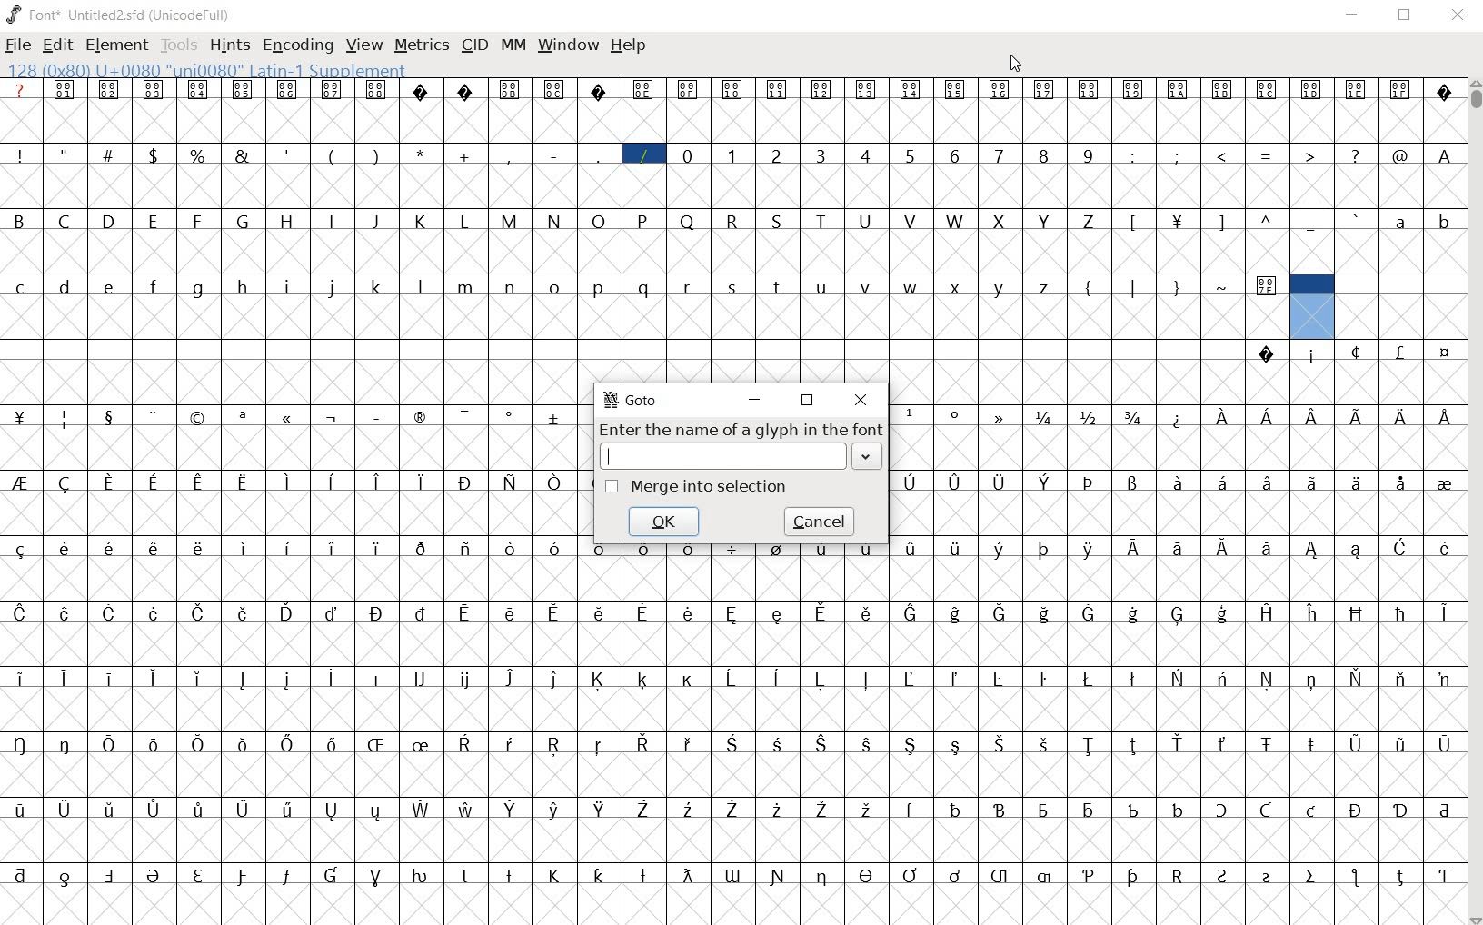  Describe the element at coordinates (870, 459) in the screenshot. I see `Drop down` at that location.